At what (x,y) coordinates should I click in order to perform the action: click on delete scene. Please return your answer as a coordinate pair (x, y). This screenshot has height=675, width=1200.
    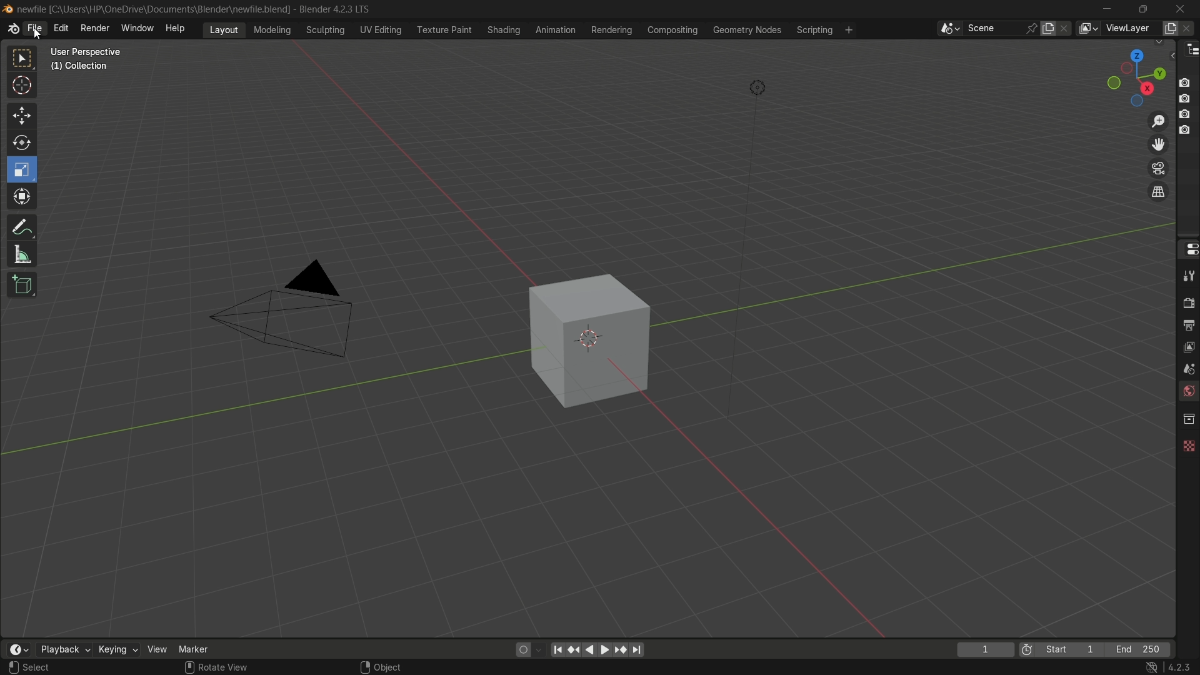
    Looking at the image, I should click on (1066, 28).